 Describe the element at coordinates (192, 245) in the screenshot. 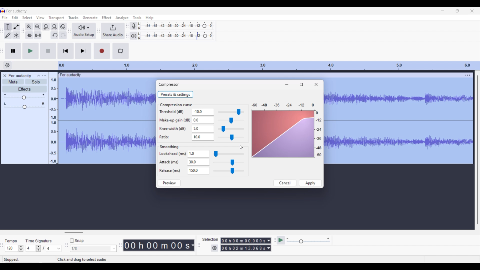

I see `Duration measurement` at that location.